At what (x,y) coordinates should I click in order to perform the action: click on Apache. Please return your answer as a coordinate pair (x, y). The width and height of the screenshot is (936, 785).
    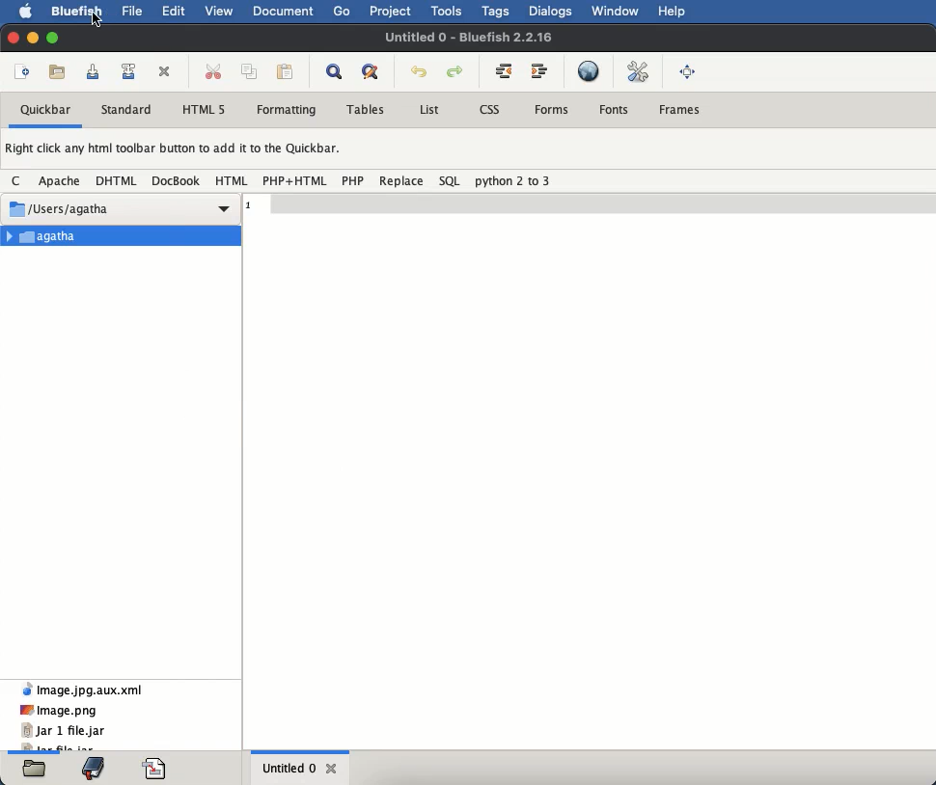
    Looking at the image, I should click on (62, 181).